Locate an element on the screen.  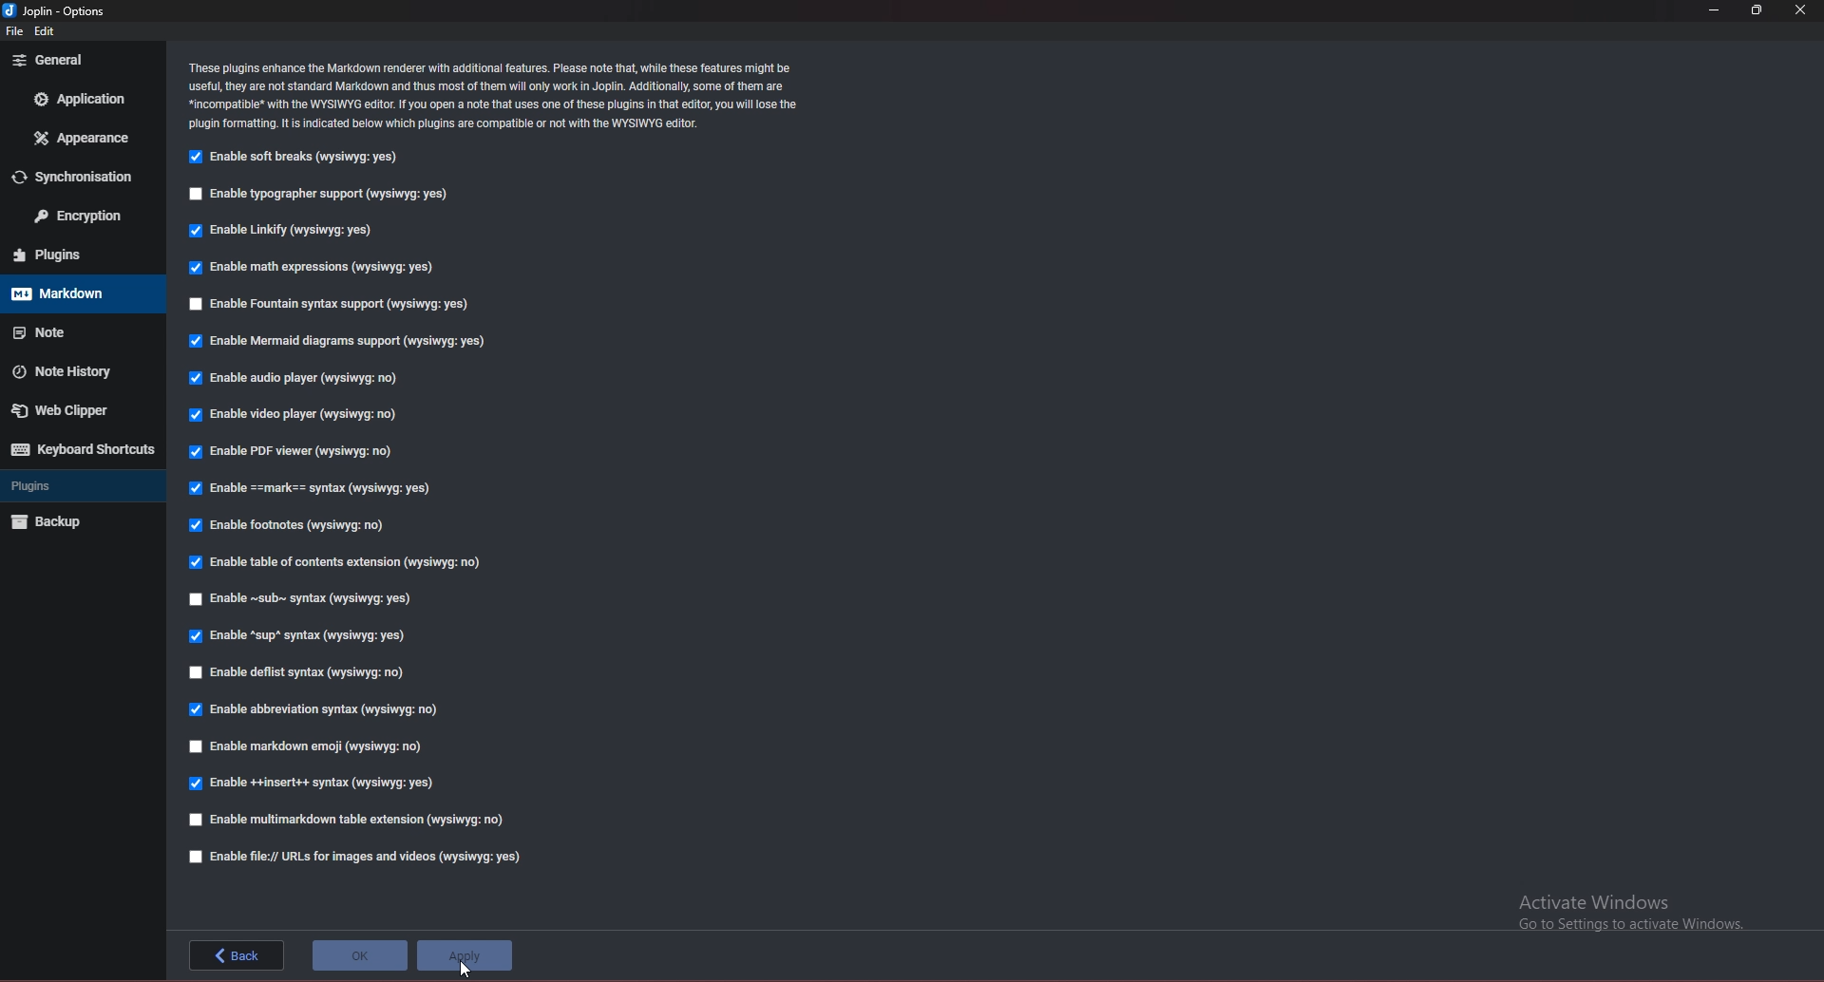
cursor is located at coordinates (469, 973).